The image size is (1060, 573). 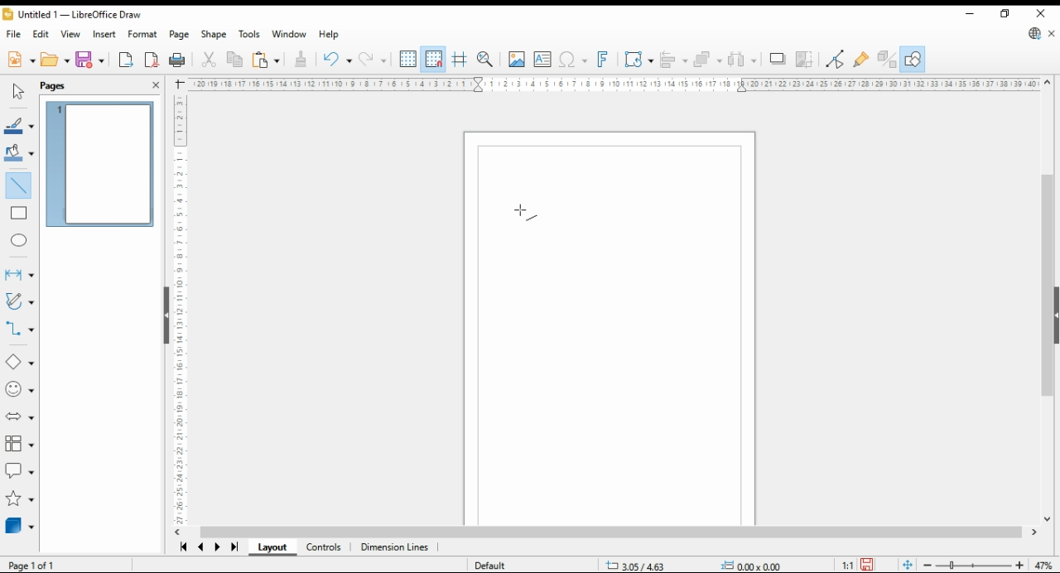 What do you see at coordinates (395, 547) in the screenshot?
I see `dimensions` at bounding box center [395, 547].